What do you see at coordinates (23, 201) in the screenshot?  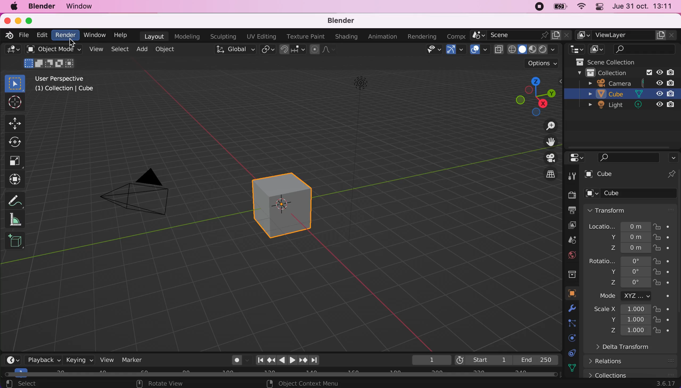 I see `annotate` at bounding box center [23, 201].